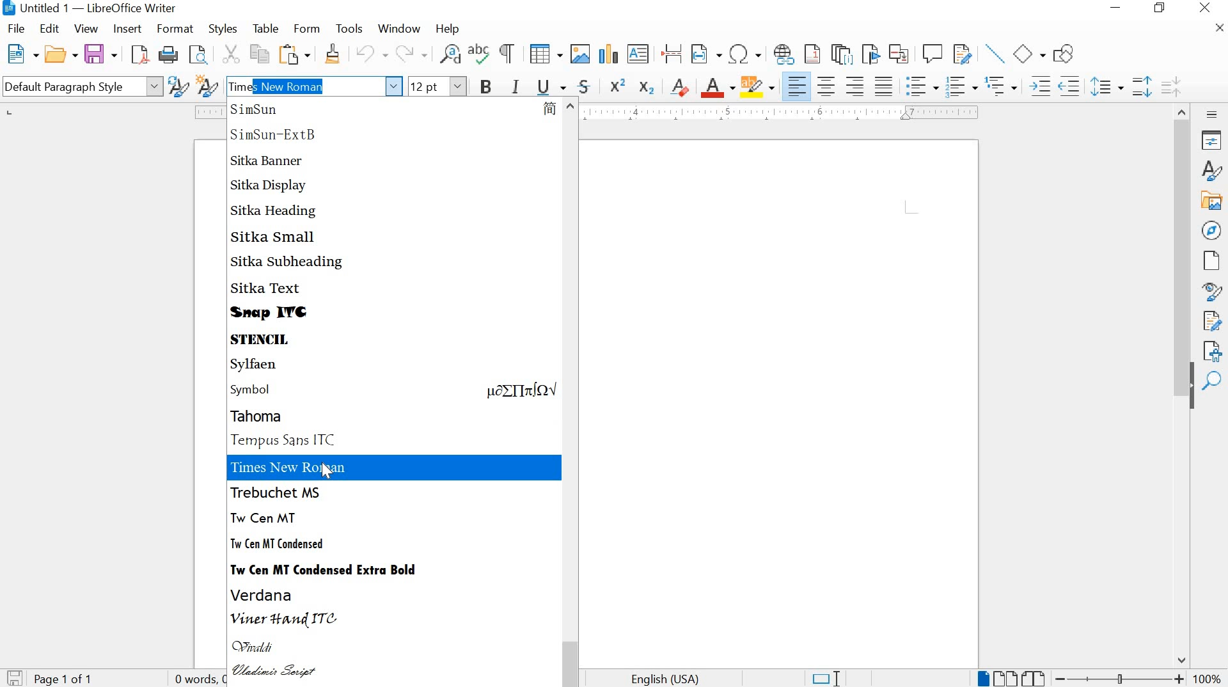 This screenshot has height=687, width=1228. Describe the element at coordinates (1142, 85) in the screenshot. I see `INCREASE PARAGRAPH SPACING` at that location.